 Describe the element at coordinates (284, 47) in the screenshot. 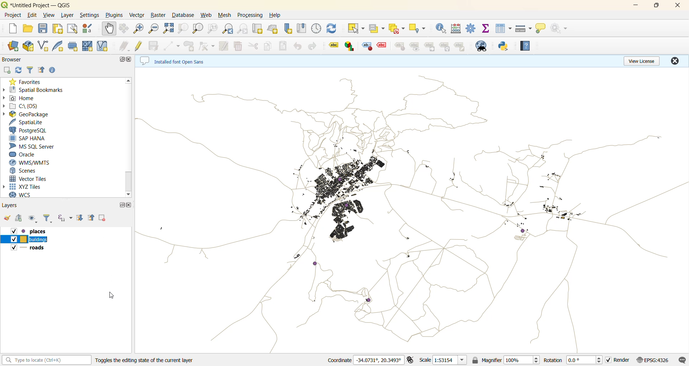

I see `paste` at that location.